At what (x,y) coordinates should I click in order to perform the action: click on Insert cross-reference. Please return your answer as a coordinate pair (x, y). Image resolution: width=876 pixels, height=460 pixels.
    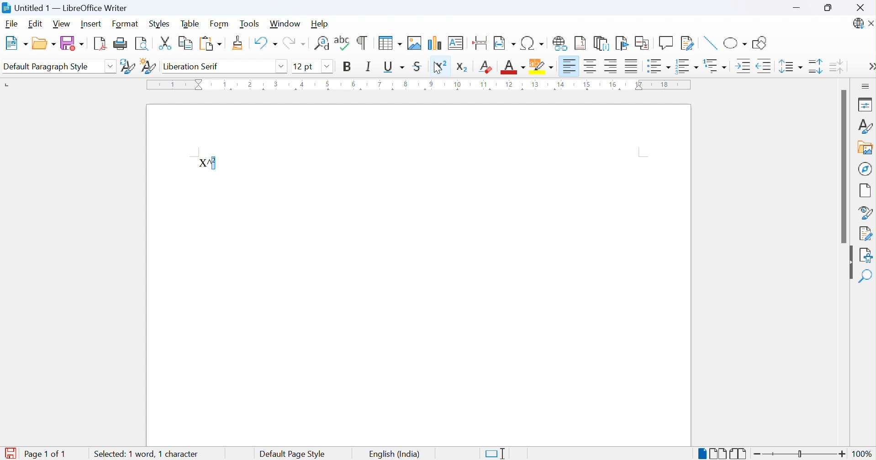
    Looking at the image, I should click on (642, 44).